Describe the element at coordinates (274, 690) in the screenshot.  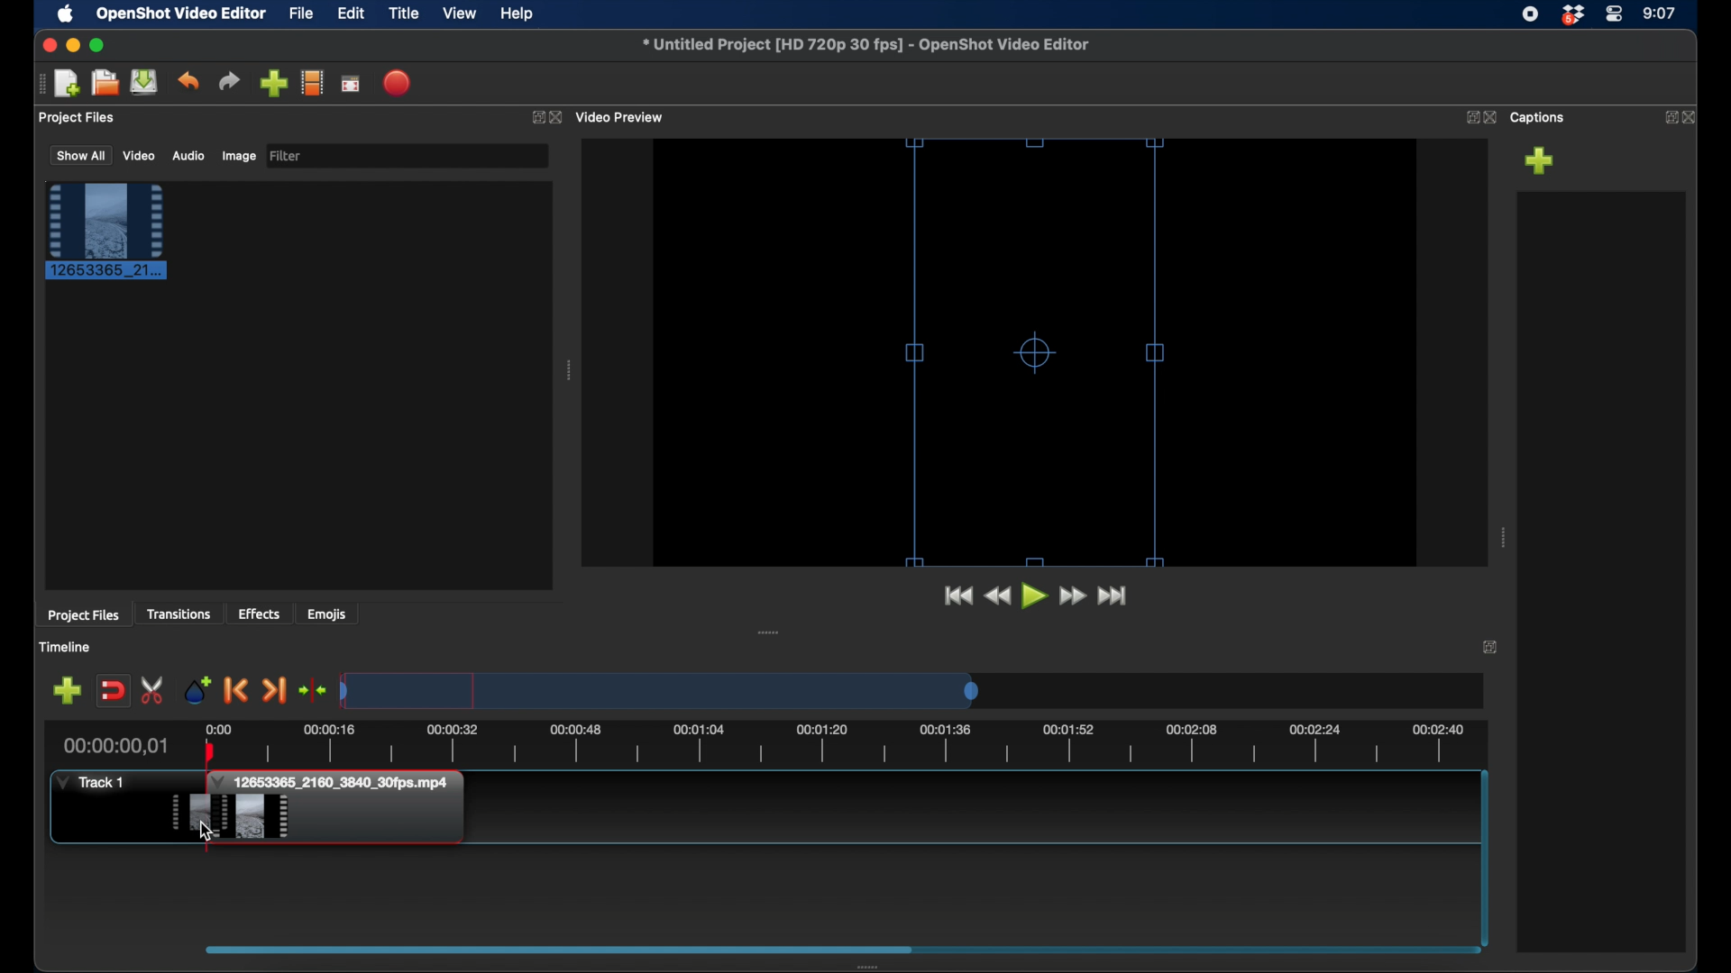
I see `next marker` at that location.